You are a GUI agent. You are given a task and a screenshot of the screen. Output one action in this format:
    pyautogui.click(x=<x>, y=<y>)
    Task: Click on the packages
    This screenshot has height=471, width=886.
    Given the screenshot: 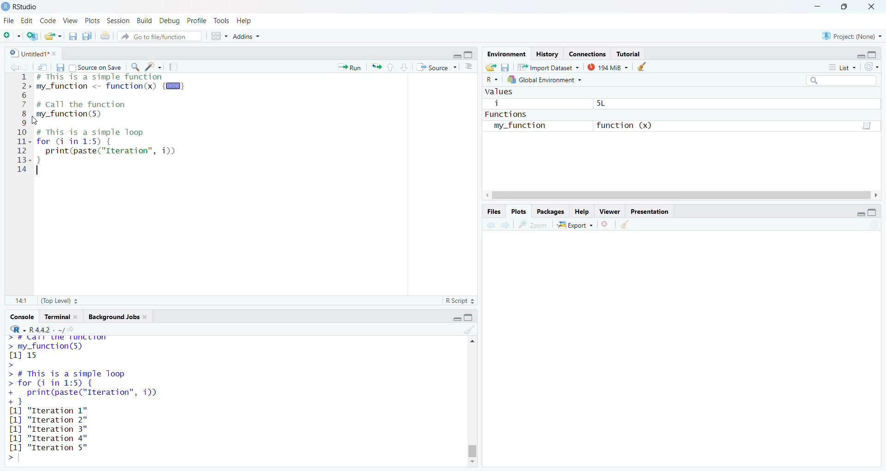 What is the action you would take?
    pyautogui.click(x=552, y=211)
    